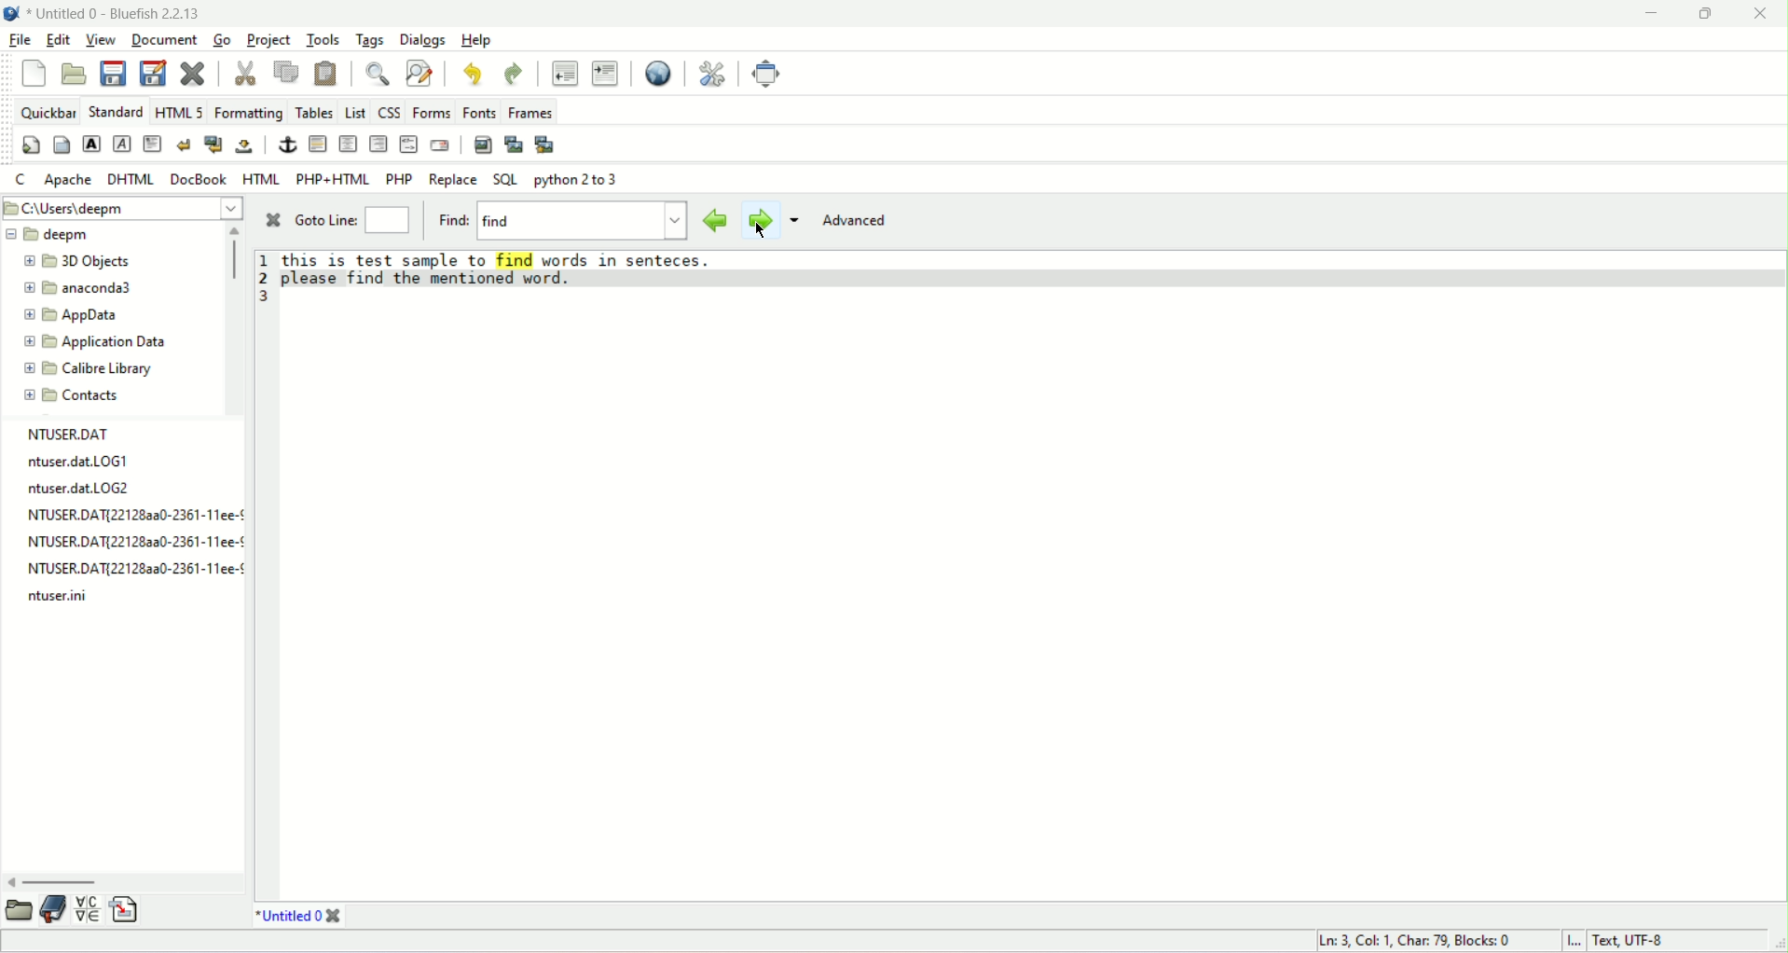 Image resolution: width=1788 pixels, height=953 pixels. Describe the element at coordinates (659, 73) in the screenshot. I see `preview in browser` at that location.